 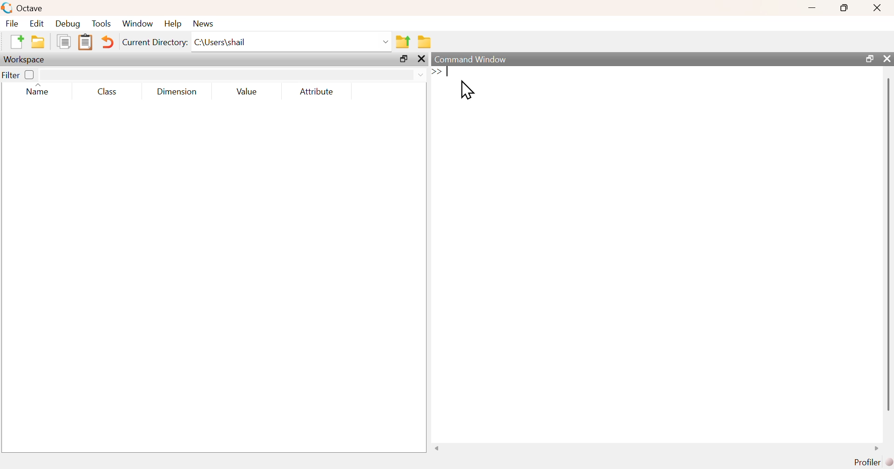 I want to click on maximize, so click(x=868, y=58).